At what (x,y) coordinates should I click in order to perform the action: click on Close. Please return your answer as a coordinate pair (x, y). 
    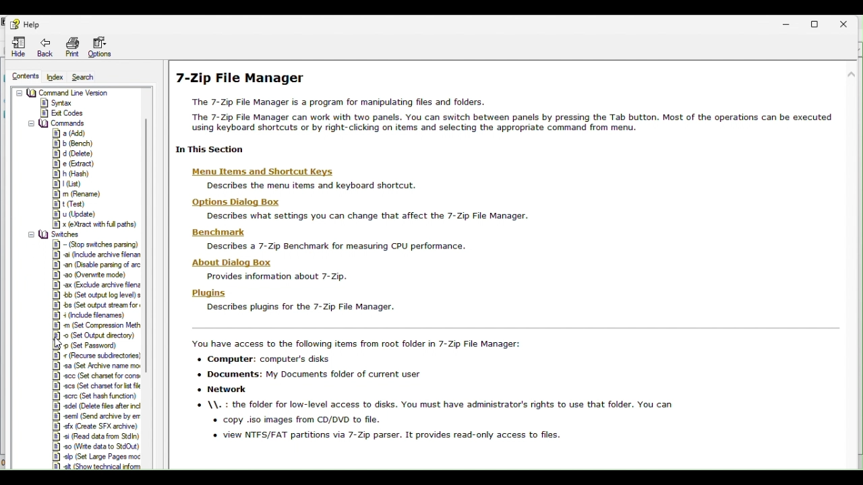
    Looking at the image, I should click on (849, 21).